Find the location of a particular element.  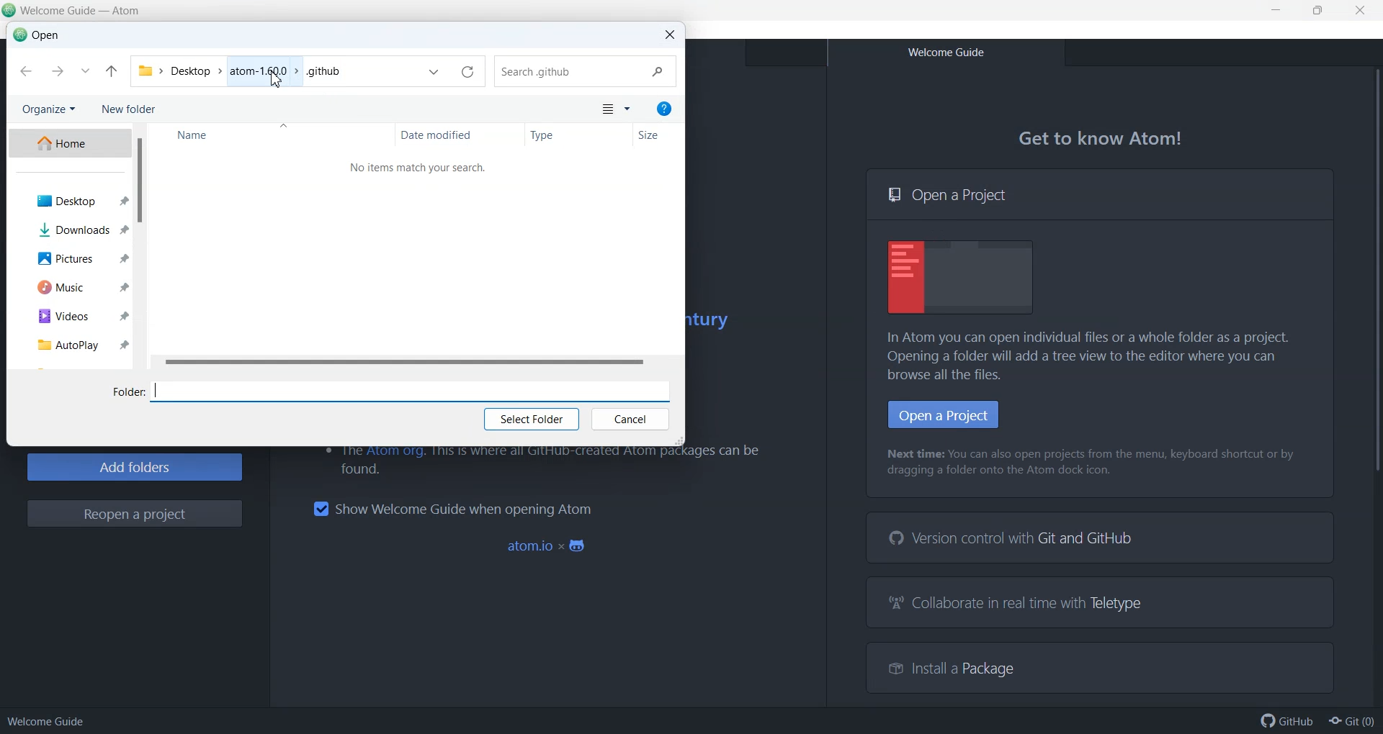

Display is located at coordinates (962, 277).